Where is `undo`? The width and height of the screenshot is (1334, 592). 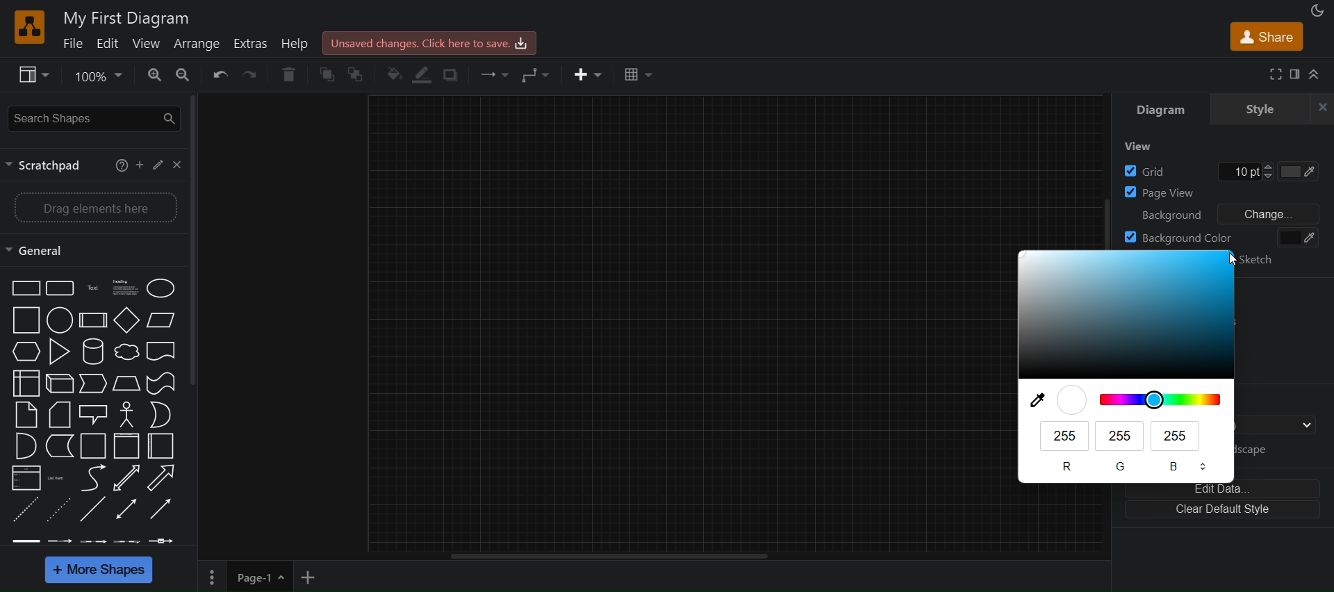
undo is located at coordinates (220, 75).